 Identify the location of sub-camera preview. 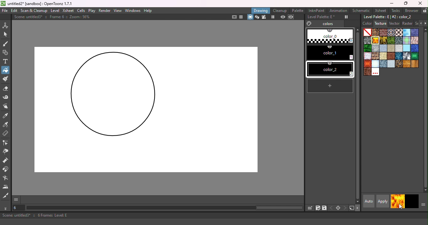
(291, 17).